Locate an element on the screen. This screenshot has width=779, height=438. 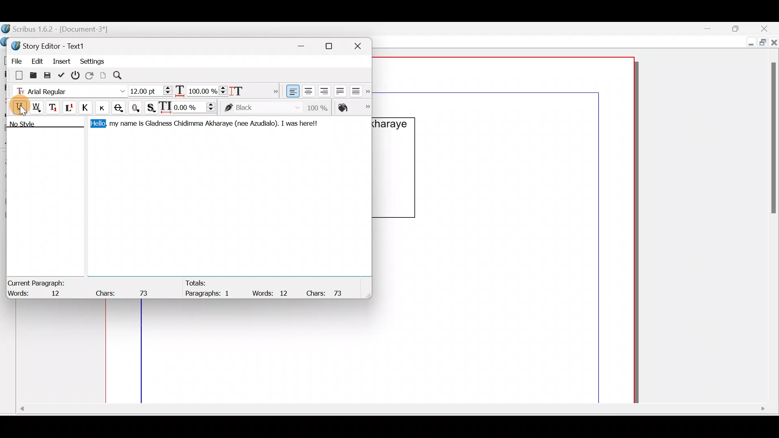
Scroll bar is located at coordinates (770, 221).